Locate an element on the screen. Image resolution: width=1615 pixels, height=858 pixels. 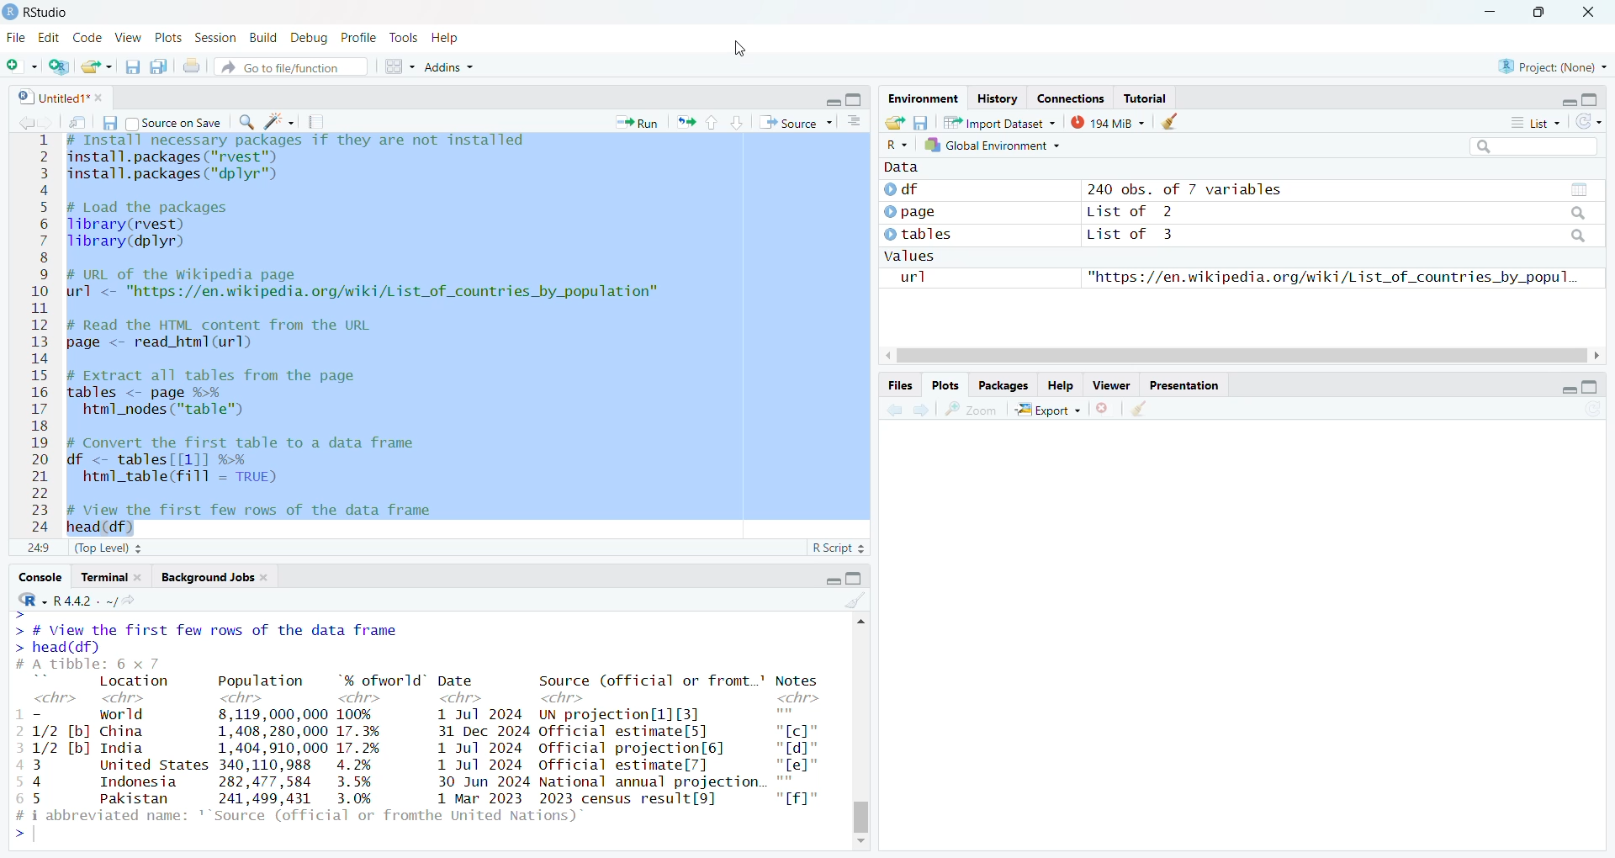
Zoom is located at coordinates (972, 409).